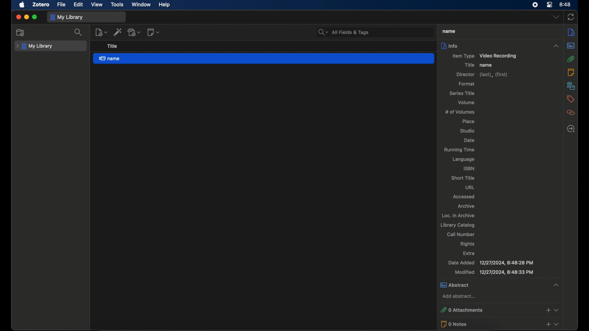 This screenshot has width=589, height=331. I want to click on search, so click(79, 32).